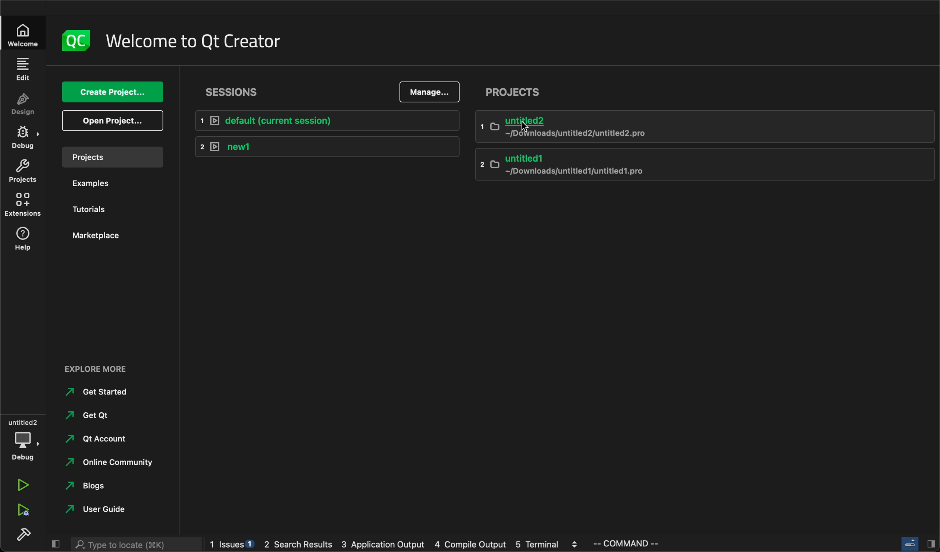 The width and height of the screenshot is (940, 552). Describe the element at coordinates (436, 544) in the screenshot. I see `logs` at that location.